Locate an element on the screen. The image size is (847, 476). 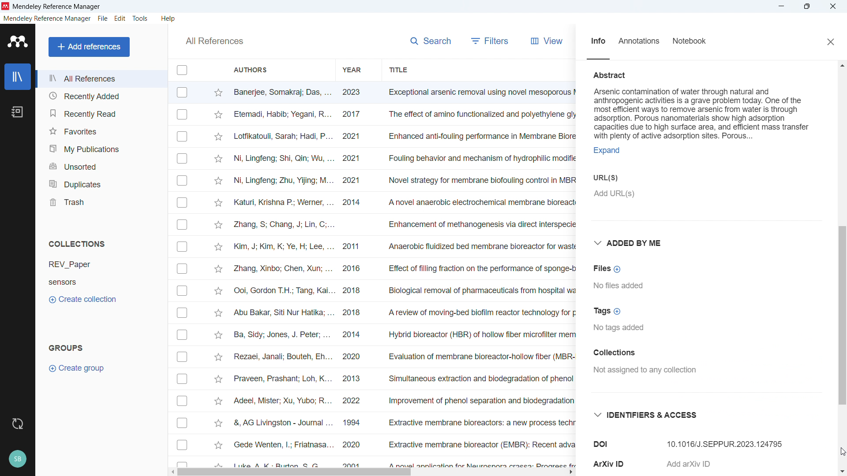
click to select individual entry is located at coordinates (184, 248).